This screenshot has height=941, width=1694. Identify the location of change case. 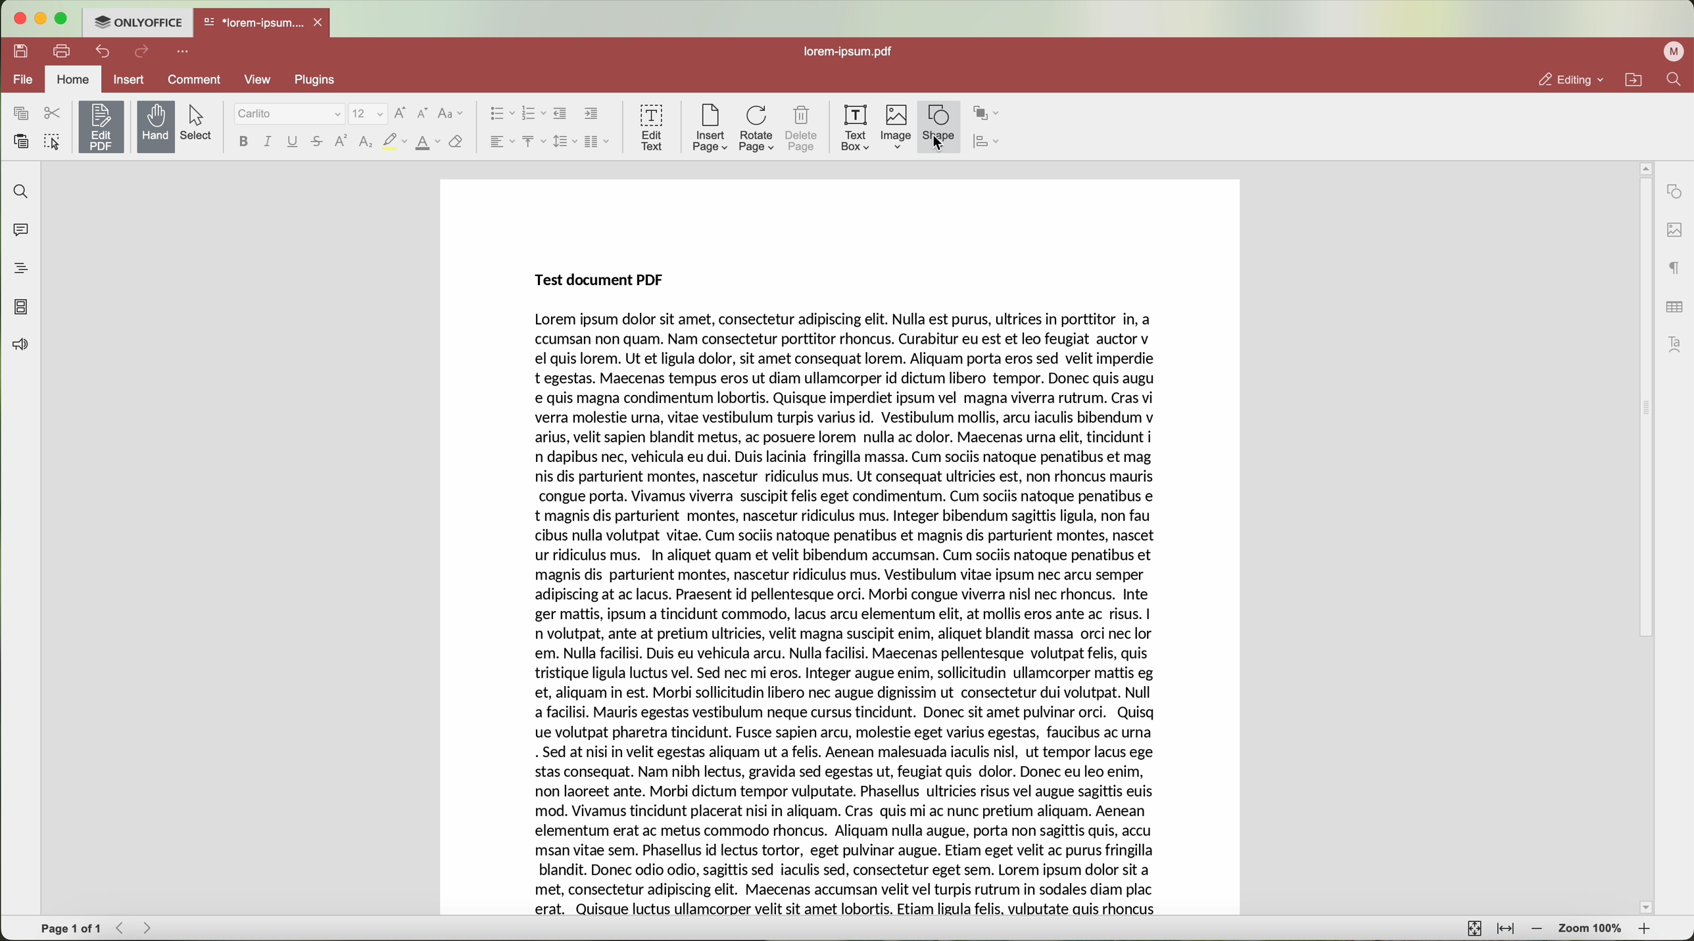
(450, 113).